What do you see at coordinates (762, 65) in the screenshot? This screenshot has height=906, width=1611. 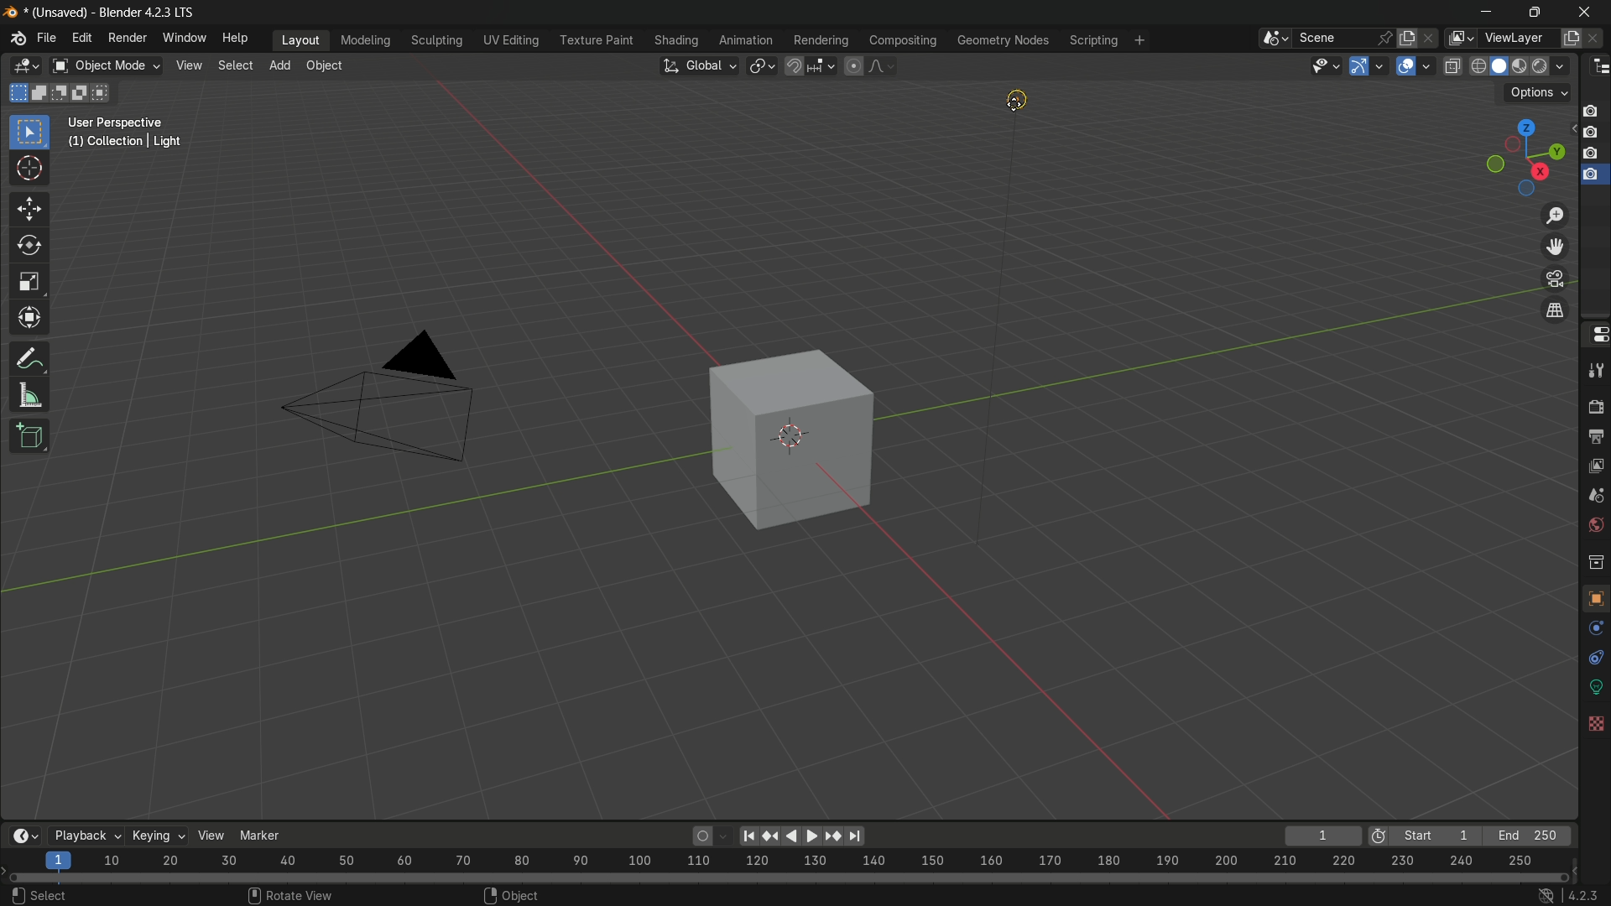 I see `transformation pivot table` at bounding box center [762, 65].